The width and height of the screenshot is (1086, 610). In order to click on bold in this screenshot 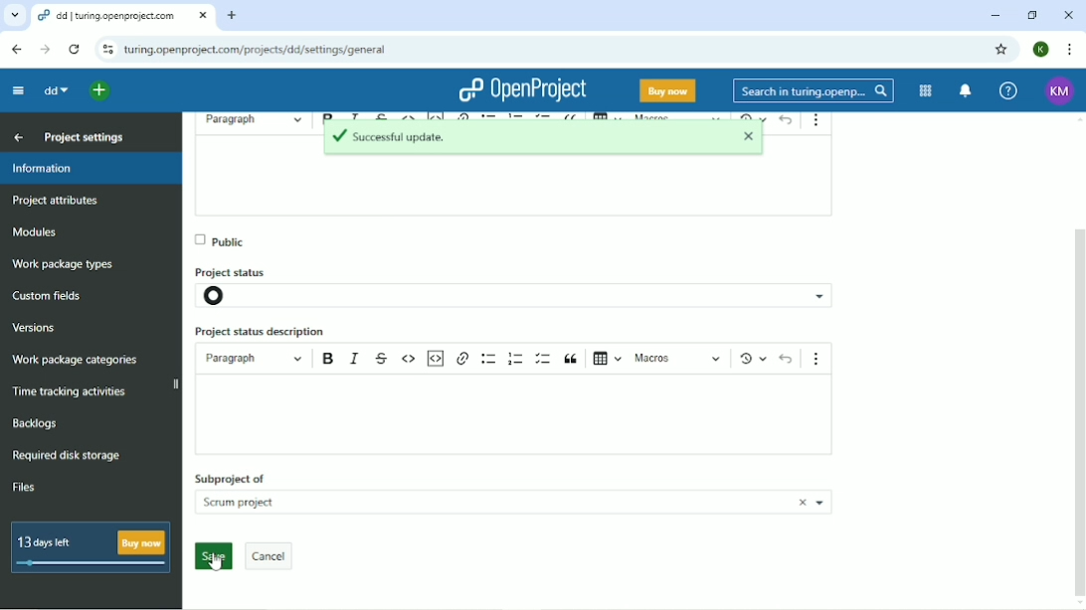, I will do `click(327, 356)`.